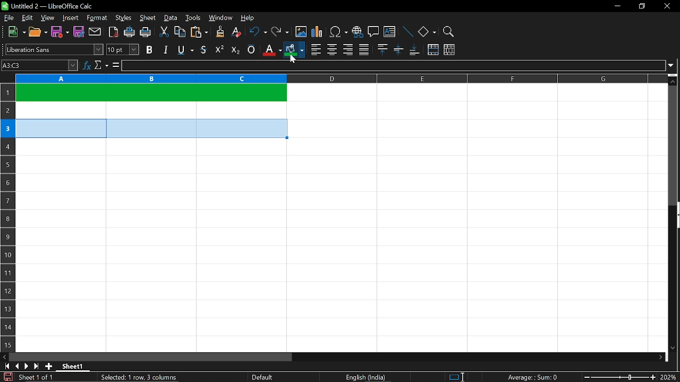  Describe the element at coordinates (367, 377) in the screenshot. I see `English (India)` at that location.